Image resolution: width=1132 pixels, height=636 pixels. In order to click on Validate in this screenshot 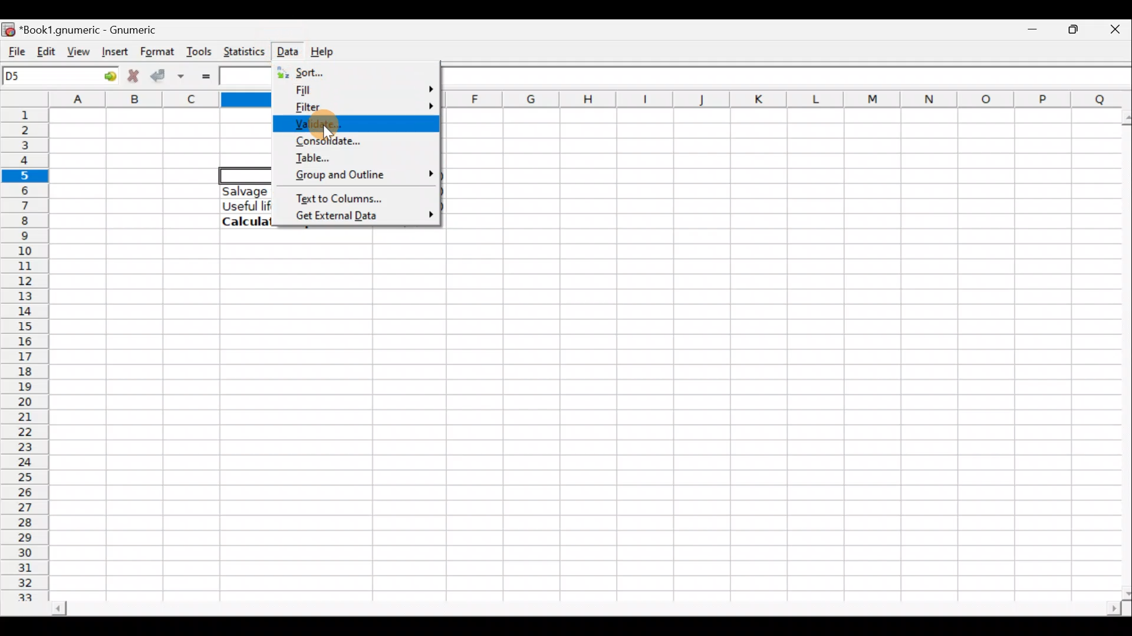, I will do `click(356, 124)`.